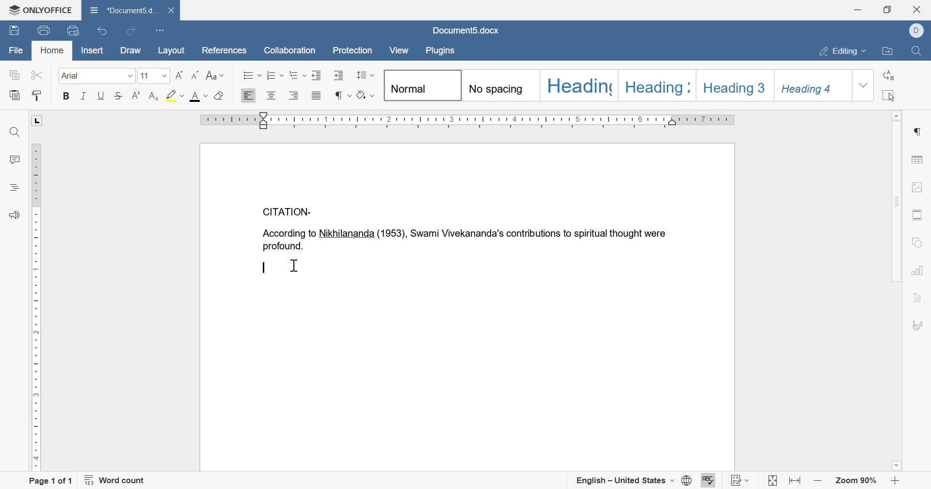  I want to click on document, so click(125, 9).